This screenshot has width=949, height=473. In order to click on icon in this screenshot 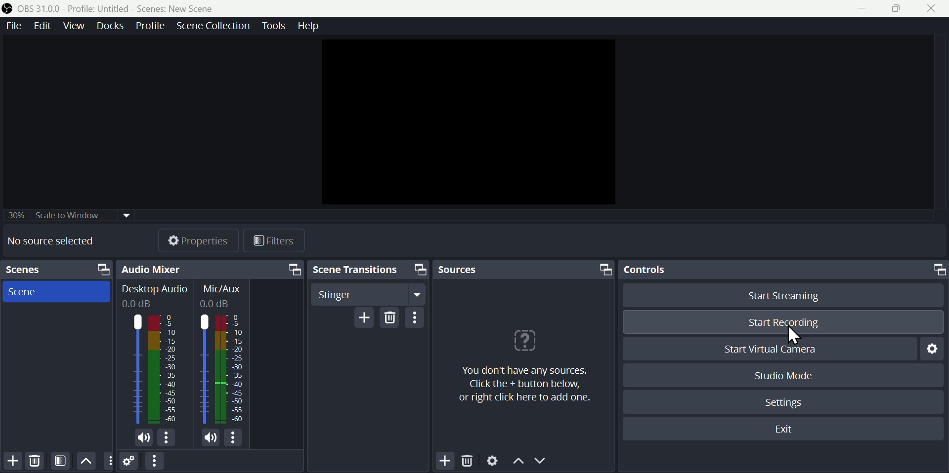, I will do `click(525, 342)`.